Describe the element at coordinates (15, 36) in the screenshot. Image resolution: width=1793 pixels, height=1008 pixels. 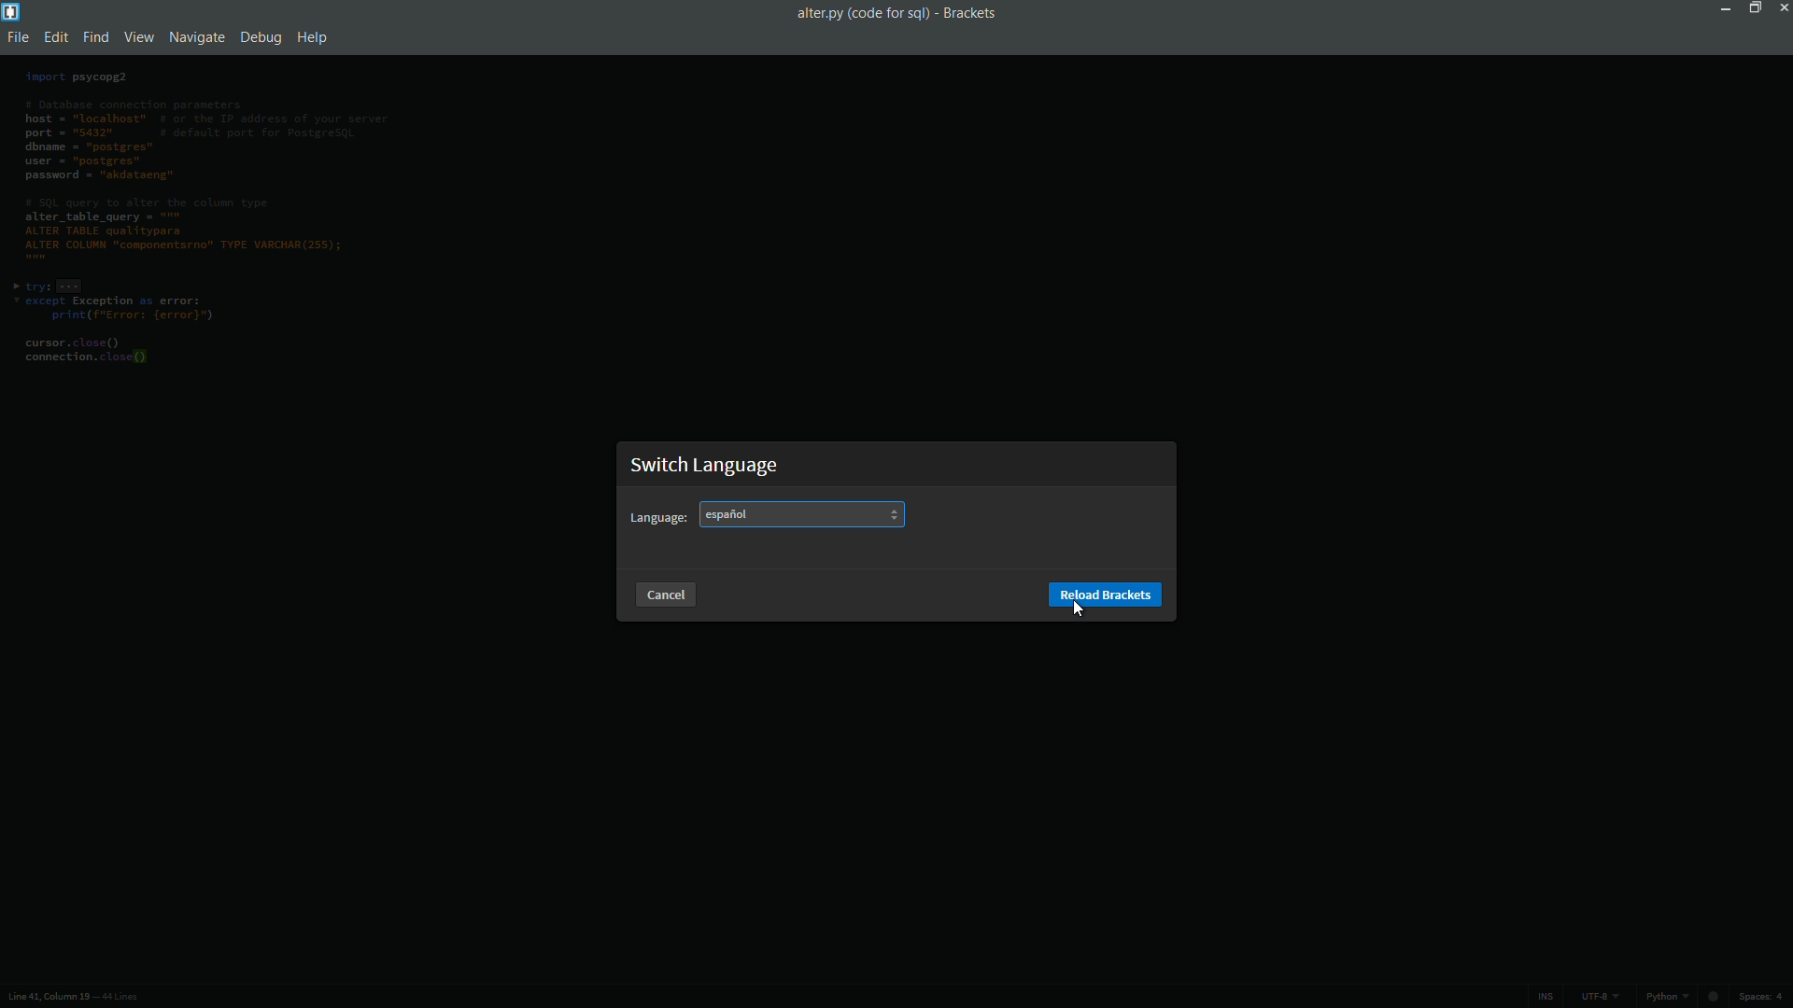
I see `file menu` at that location.